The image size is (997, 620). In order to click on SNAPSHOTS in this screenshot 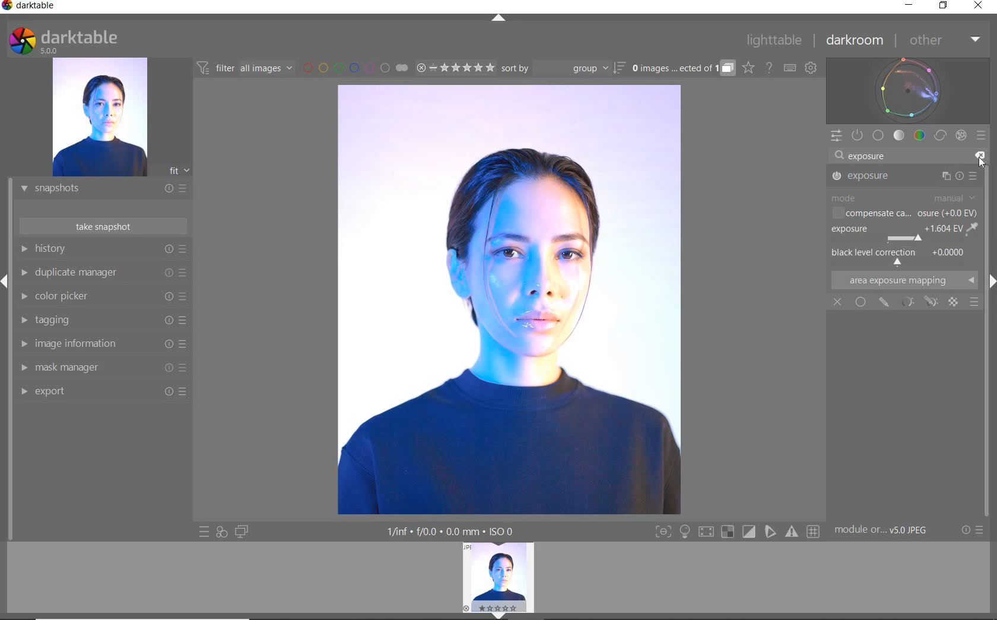, I will do `click(99, 189)`.